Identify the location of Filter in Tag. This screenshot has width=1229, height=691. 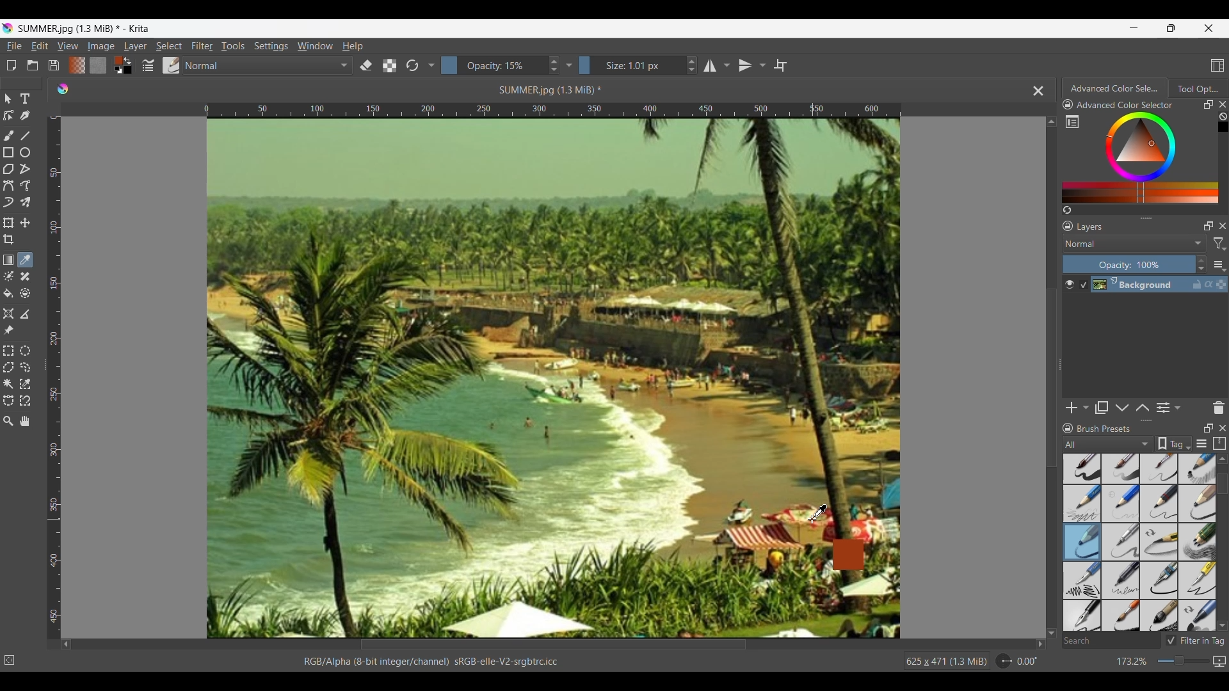
(1194, 640).